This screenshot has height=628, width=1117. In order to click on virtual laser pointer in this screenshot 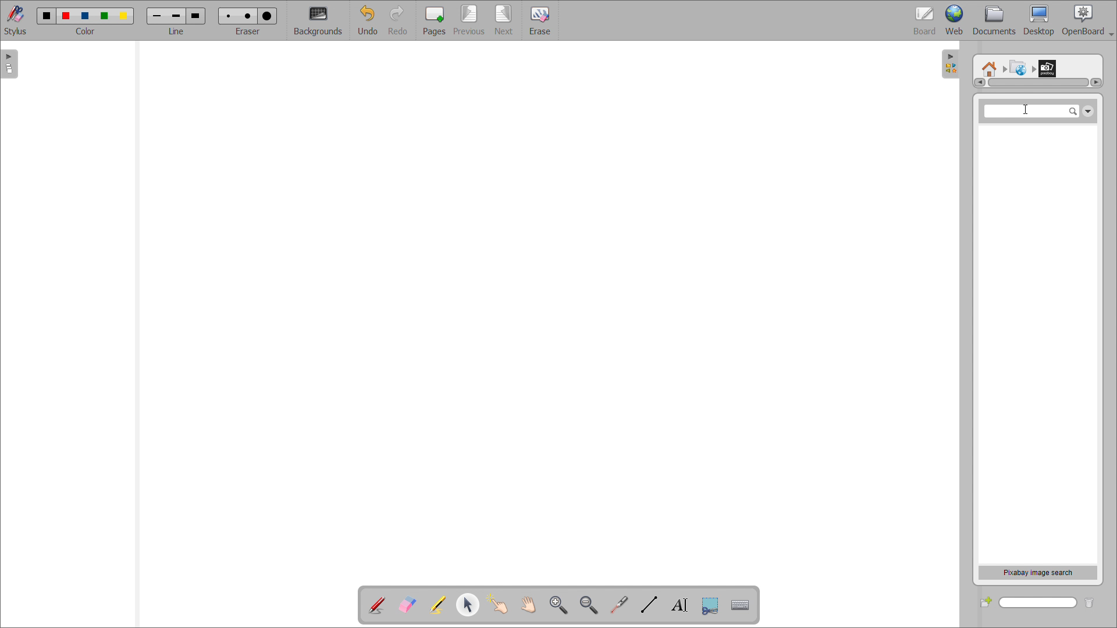, I will do `click(619, 605)`.